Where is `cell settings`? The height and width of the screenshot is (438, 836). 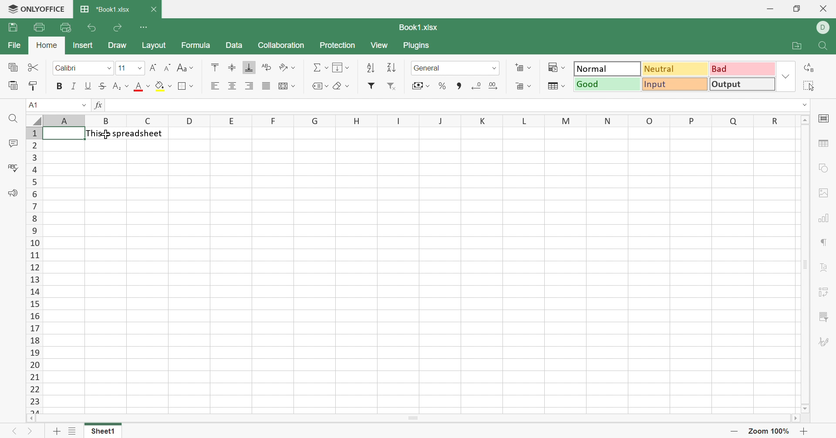 cell settings is located at coordinates (825, 118).